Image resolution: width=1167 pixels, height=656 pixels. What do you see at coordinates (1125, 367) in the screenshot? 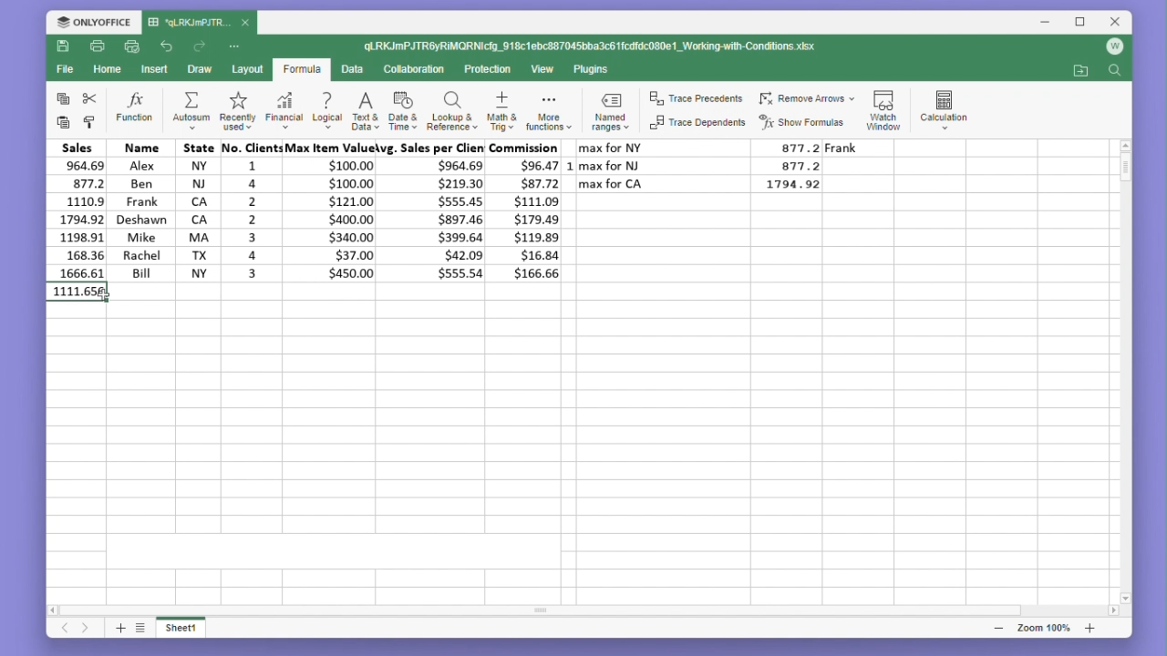
I see `Vertical scroll bar` at bounding box center [1125, 367].